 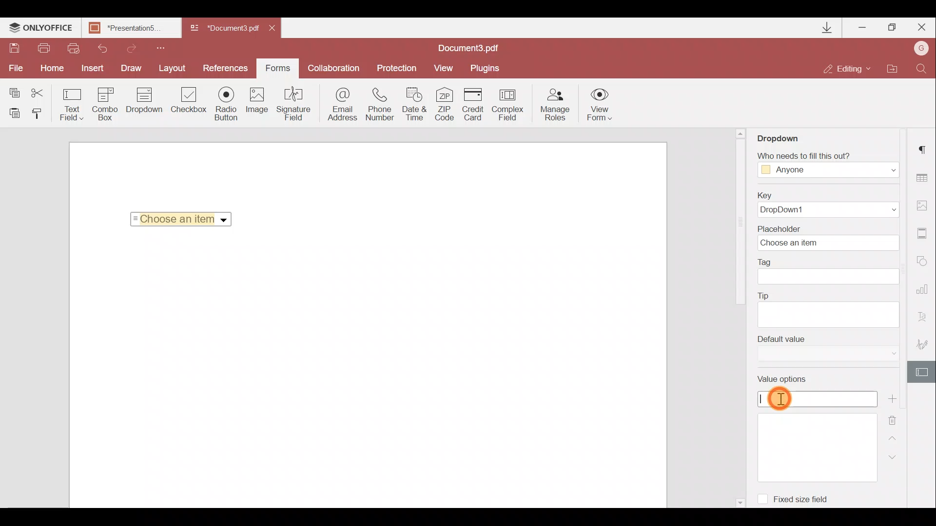 I want to click on Image, so click(x=258, y=105).